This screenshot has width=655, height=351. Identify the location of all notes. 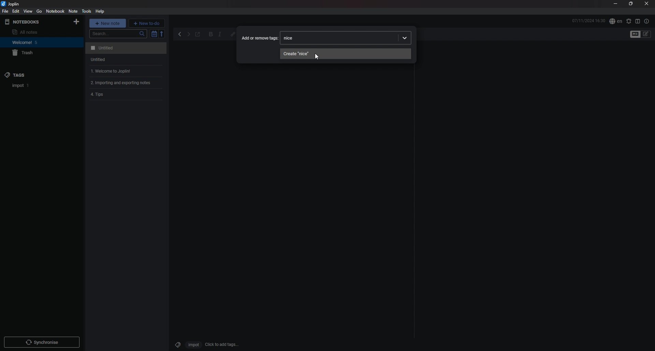
(33, 32).